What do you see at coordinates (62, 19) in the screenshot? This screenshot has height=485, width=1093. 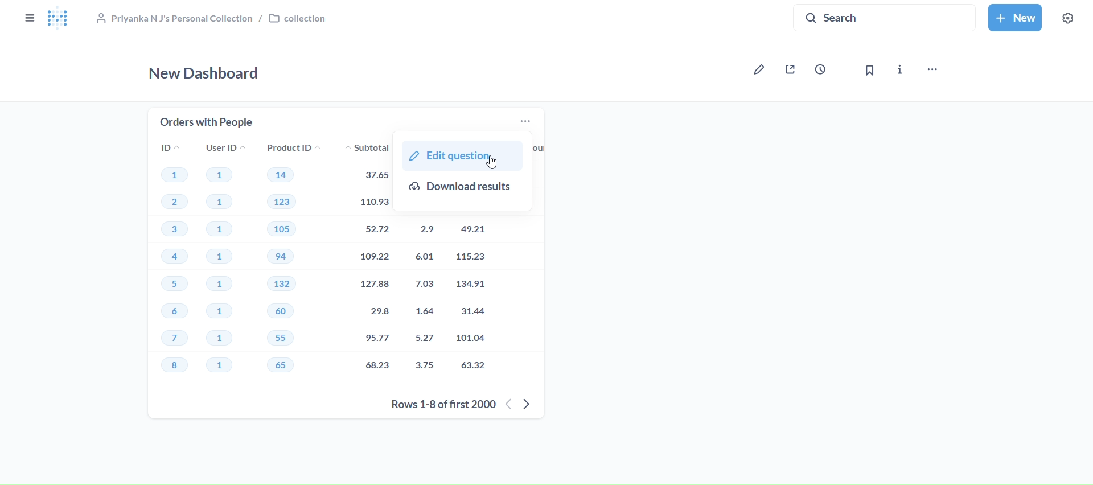 I see `logo` at bounding box center [62, 19].